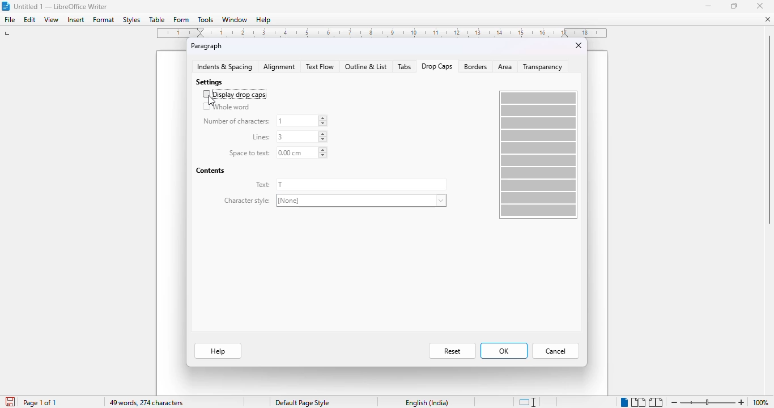 The height and width of the screenshot is (408, 774). Describe the element at coordinates (10, 402) in the screenshot. I see `click to save document` at that location.